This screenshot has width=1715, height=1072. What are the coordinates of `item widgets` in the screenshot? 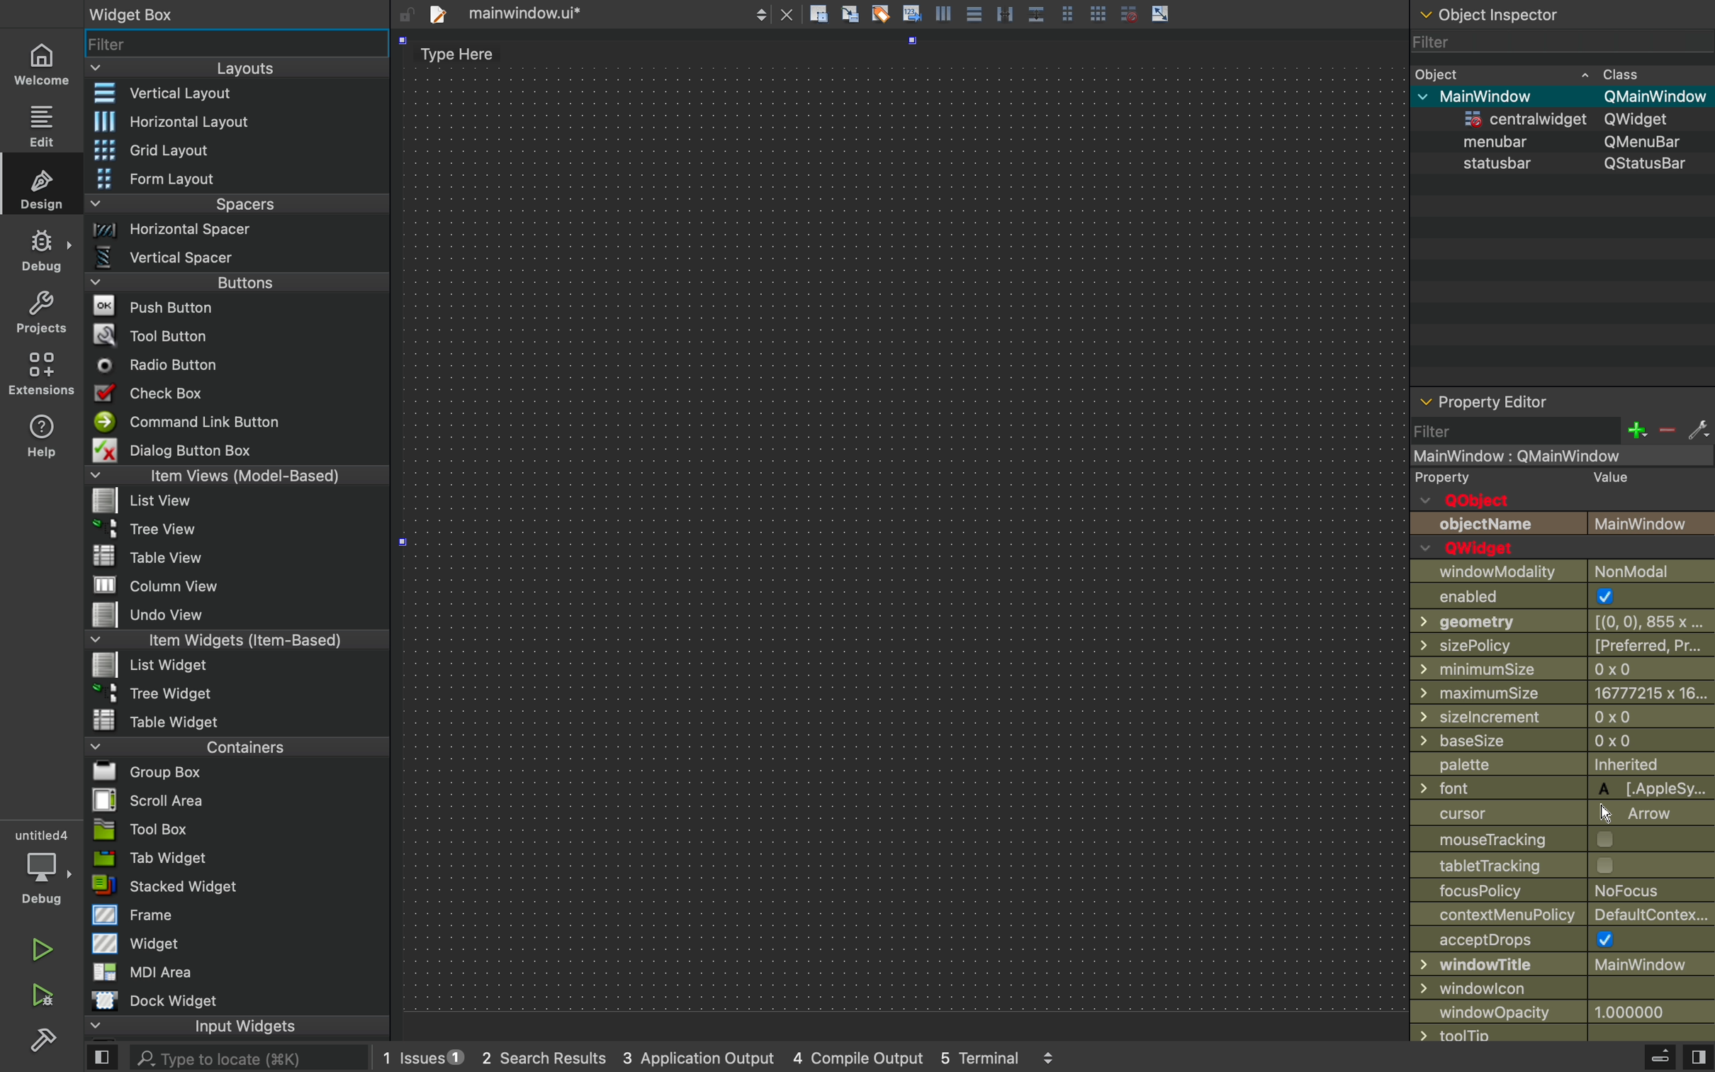 It's located at (234, 640).